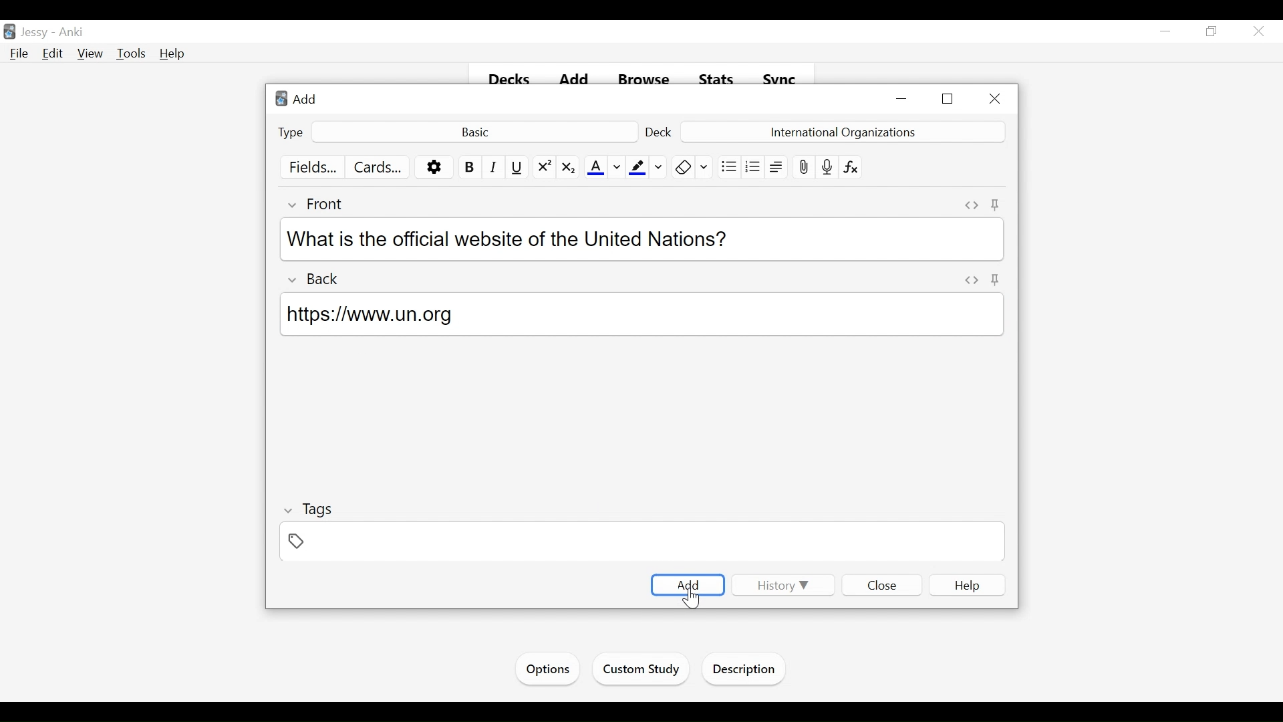  What do you see at coordinates (996, 280) in the screenshot?
I see `Pin` at bounding box center [996, 280].